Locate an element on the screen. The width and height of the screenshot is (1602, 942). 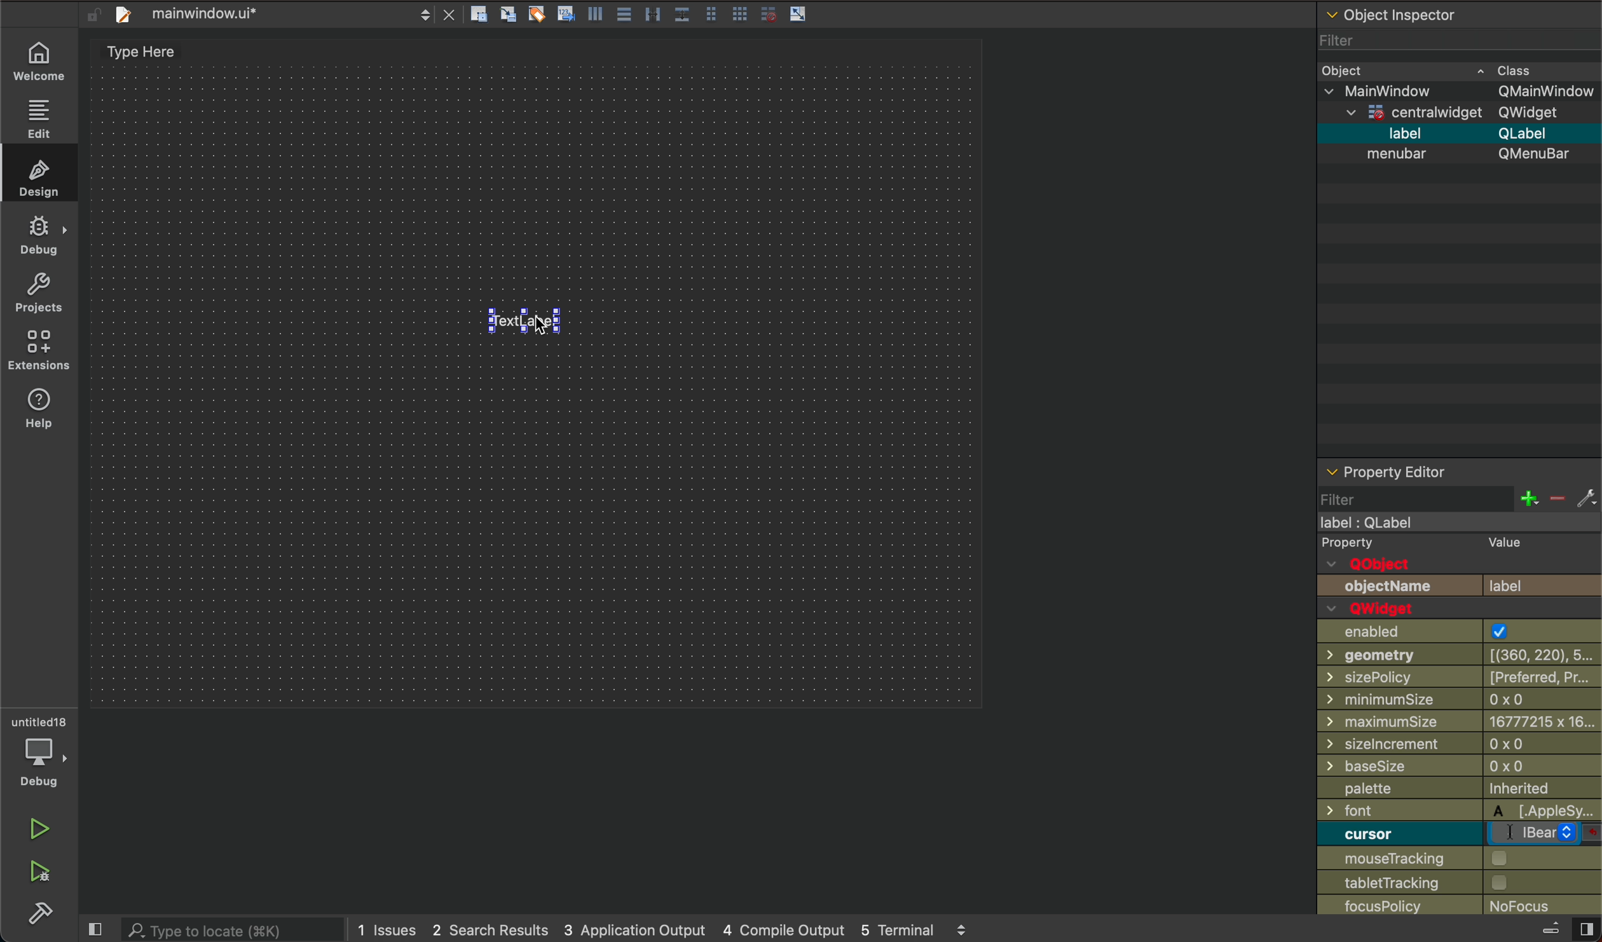
4 compile output is located at coordinates (781, 925).